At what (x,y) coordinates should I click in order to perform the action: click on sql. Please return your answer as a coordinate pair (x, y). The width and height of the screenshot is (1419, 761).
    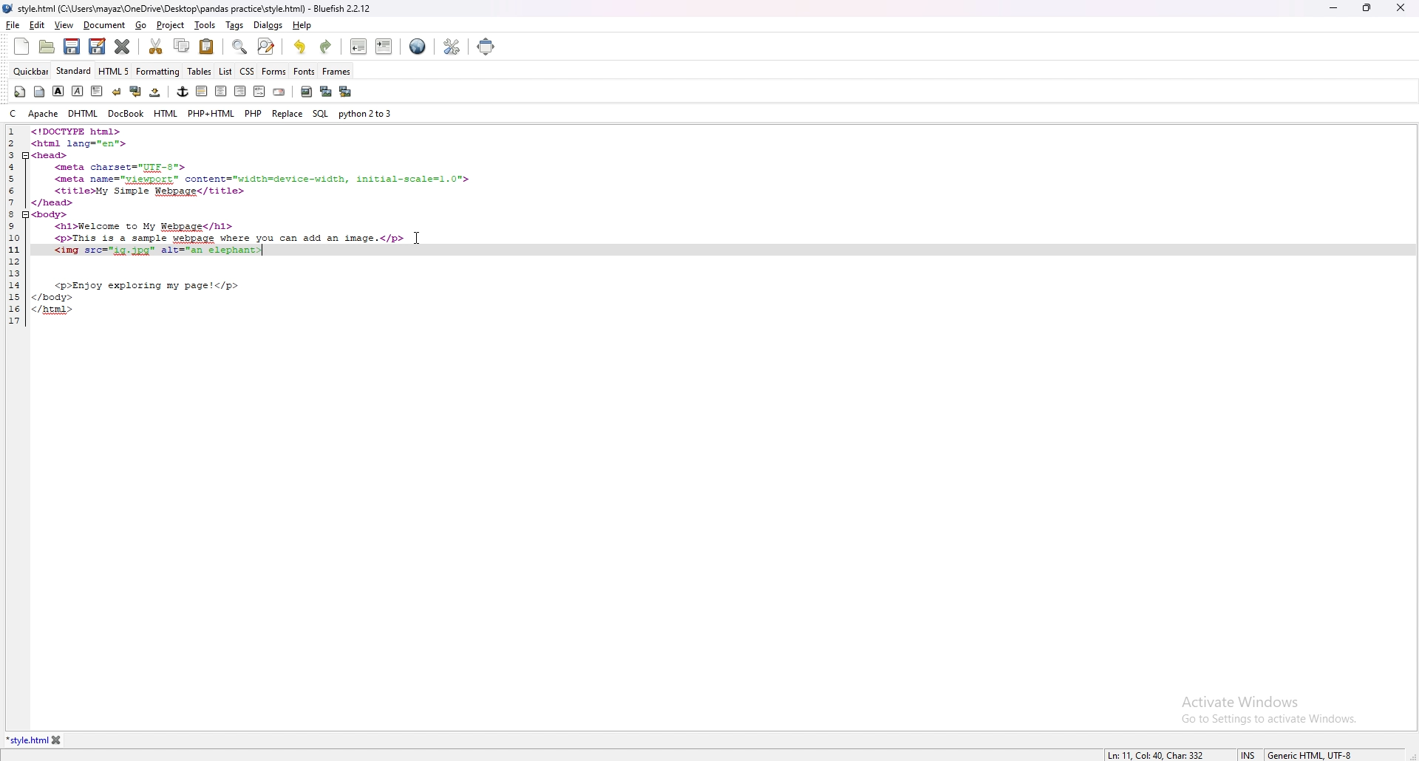
    Looking at the image, I should click on (321, 114).